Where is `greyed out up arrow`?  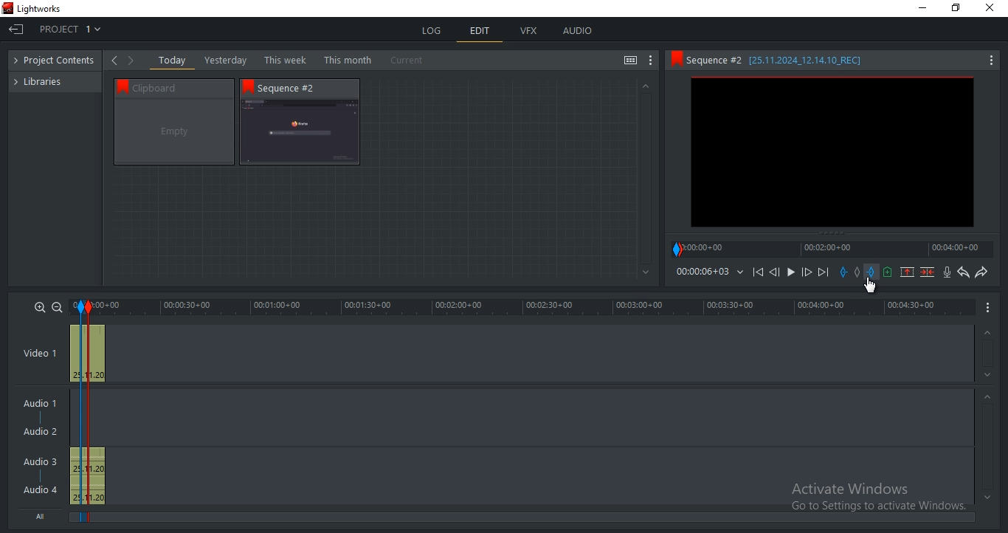
greyed out up arrow is located at coordinates (644, 85).